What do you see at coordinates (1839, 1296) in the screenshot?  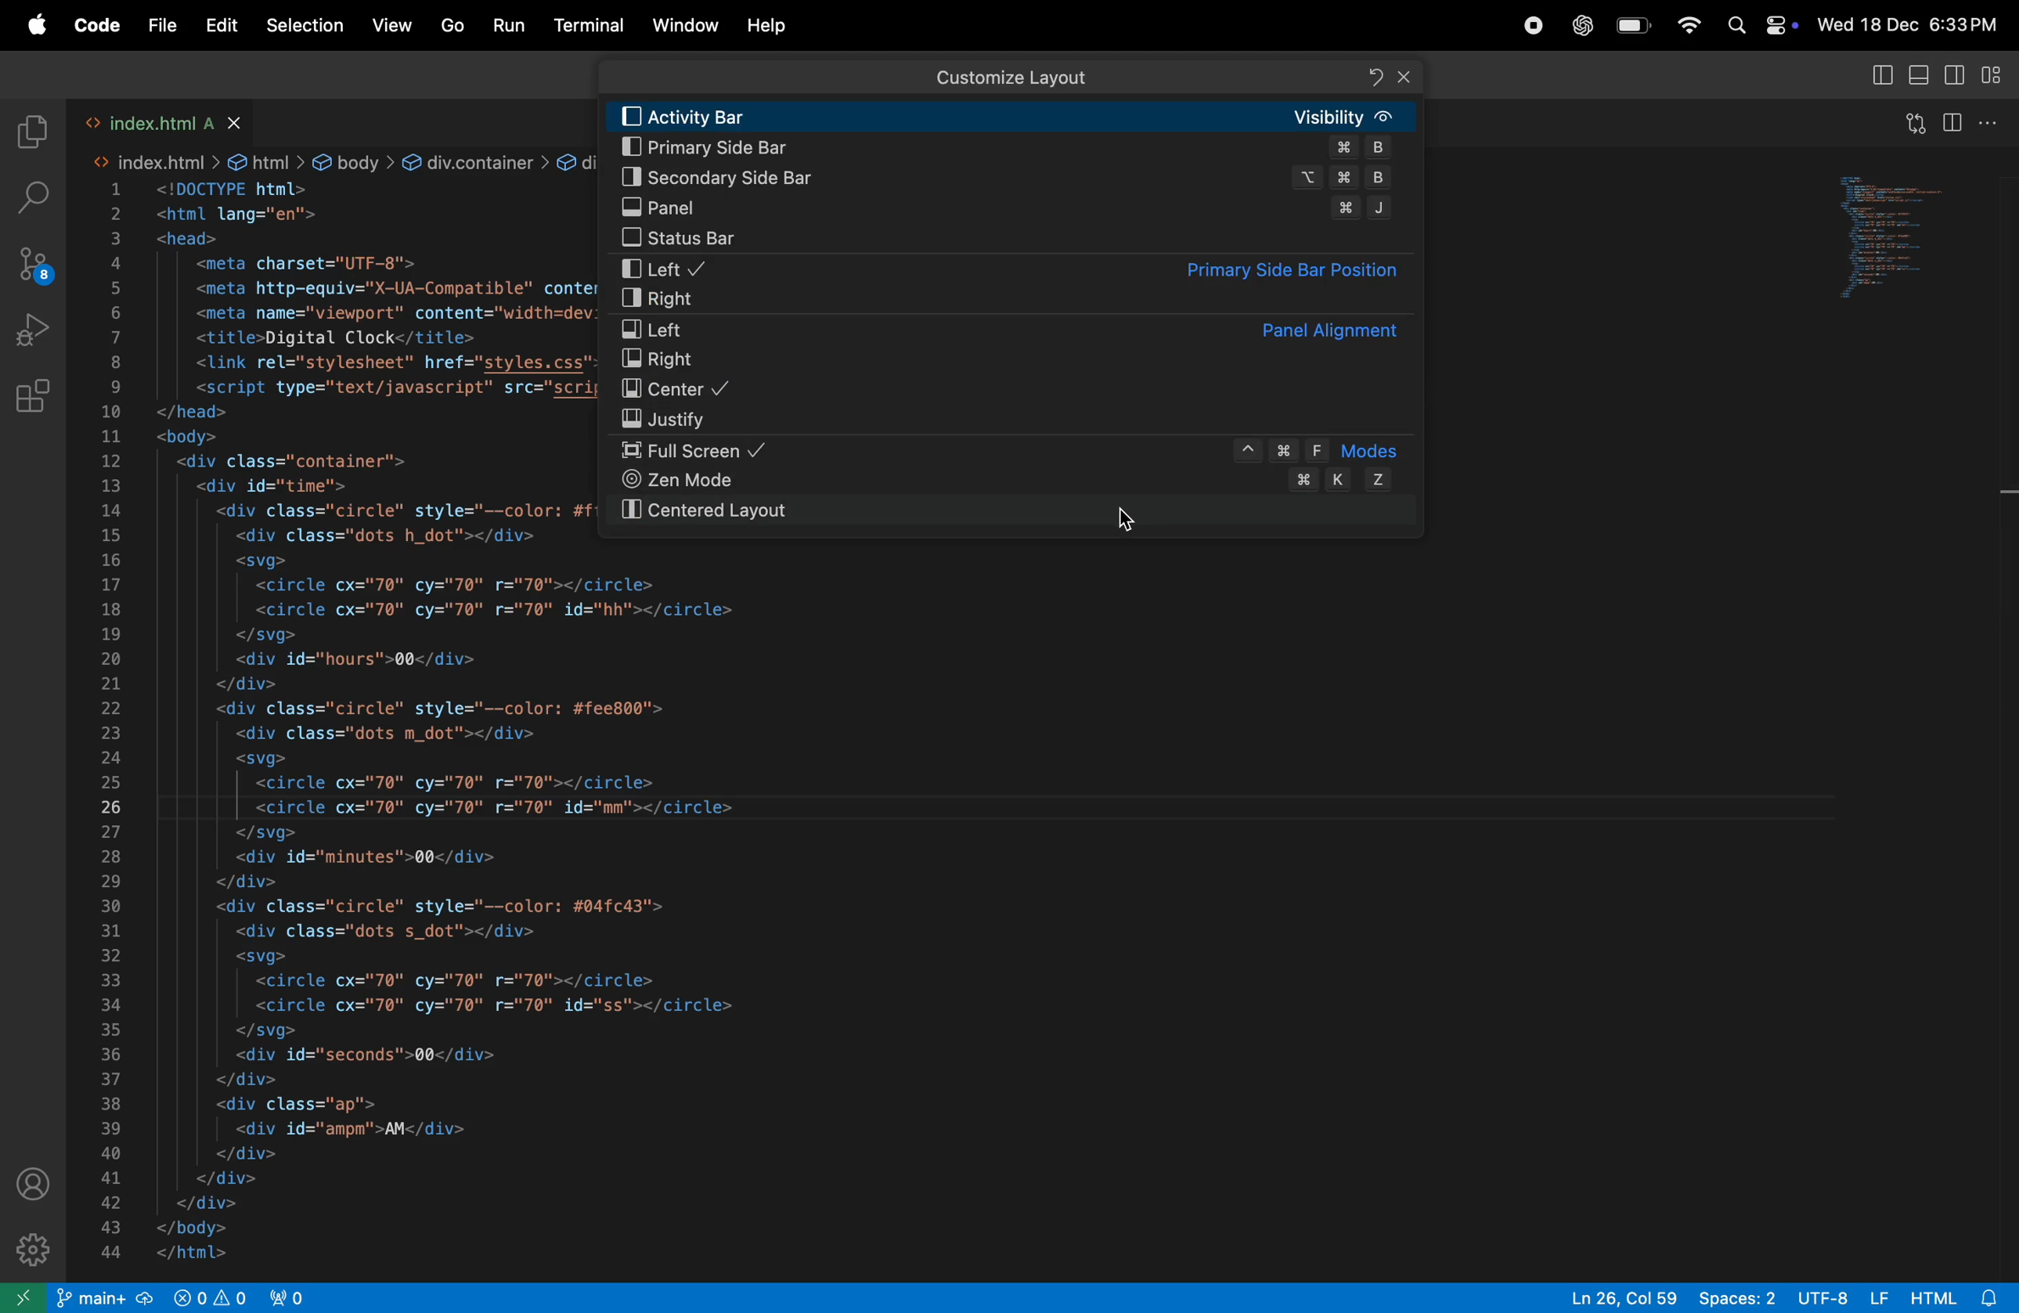 I see `utf-8 lf` at bounding box center [1839, 1296].